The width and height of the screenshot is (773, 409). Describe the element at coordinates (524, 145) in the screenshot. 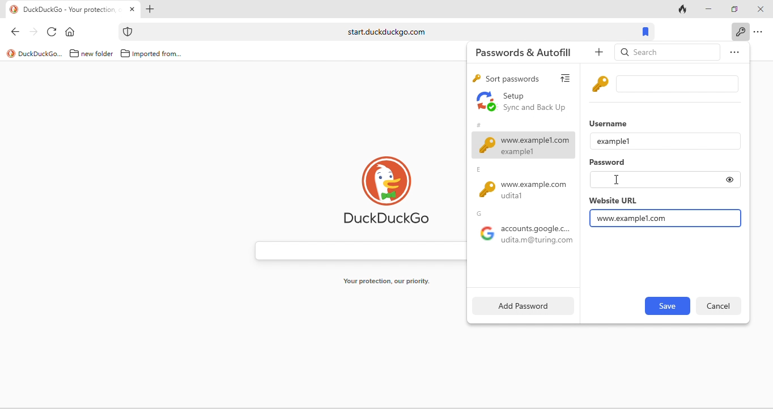

I see `www.example1.com` at that location.